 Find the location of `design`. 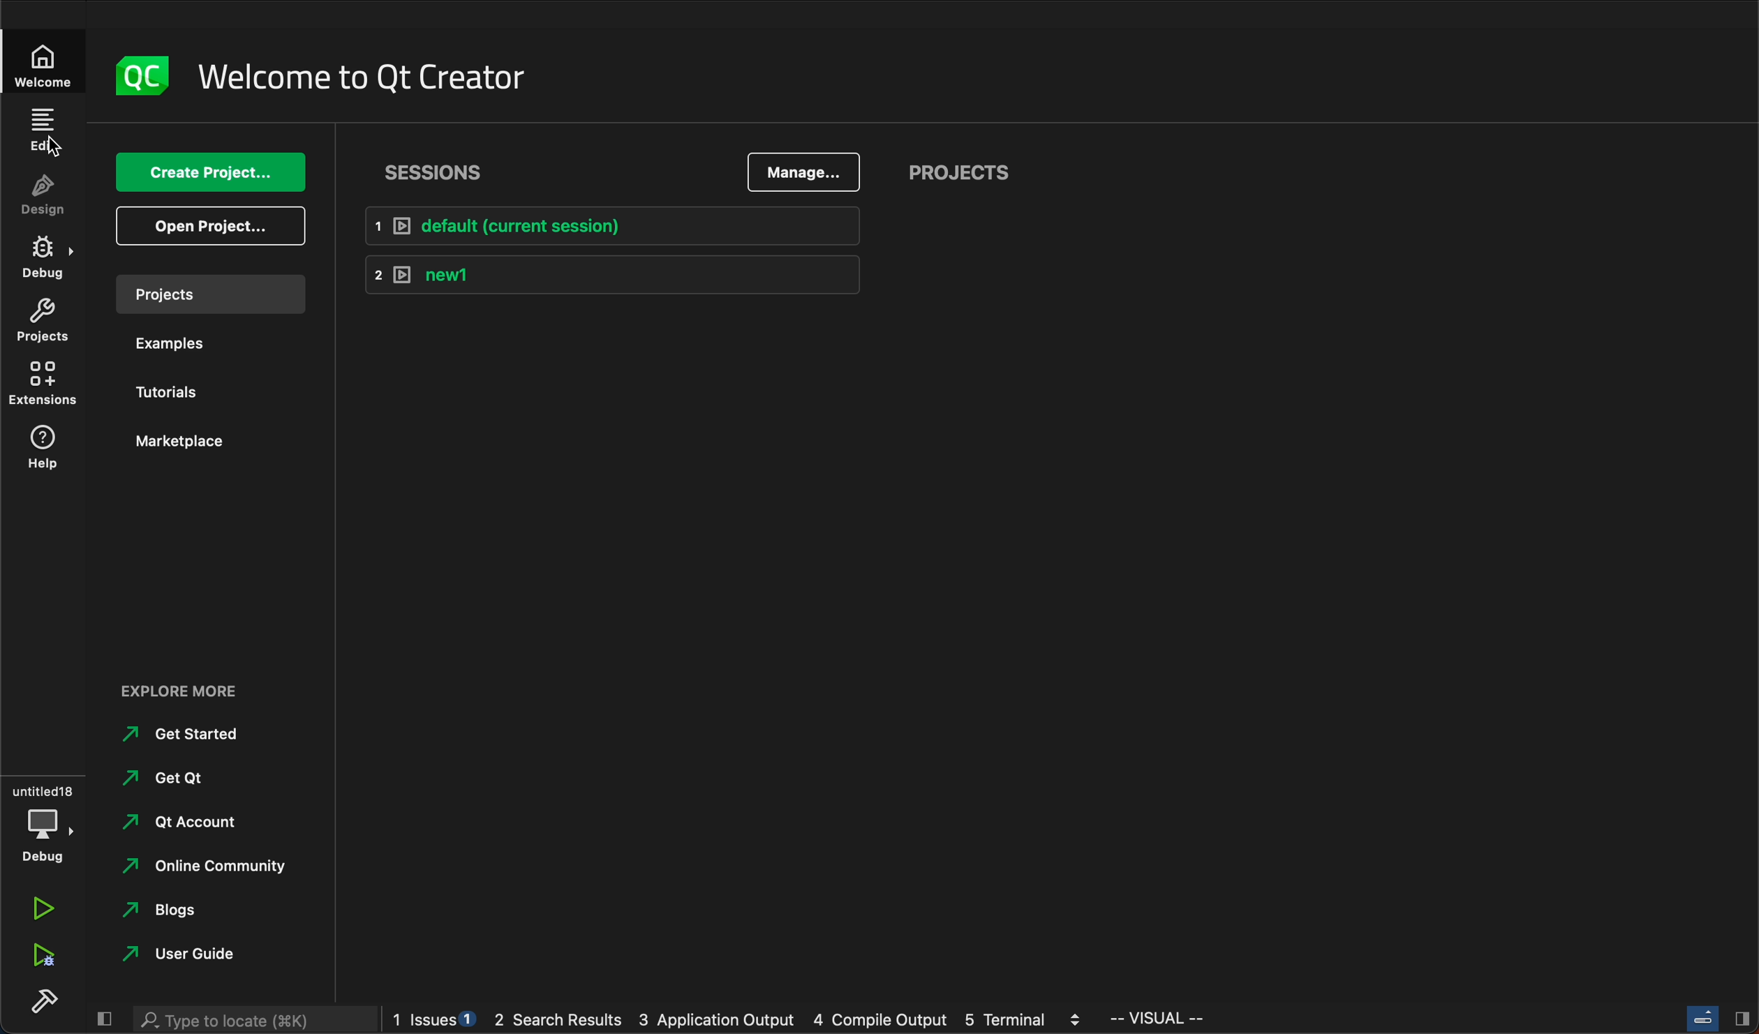

design is located at coordinates (42, 195).